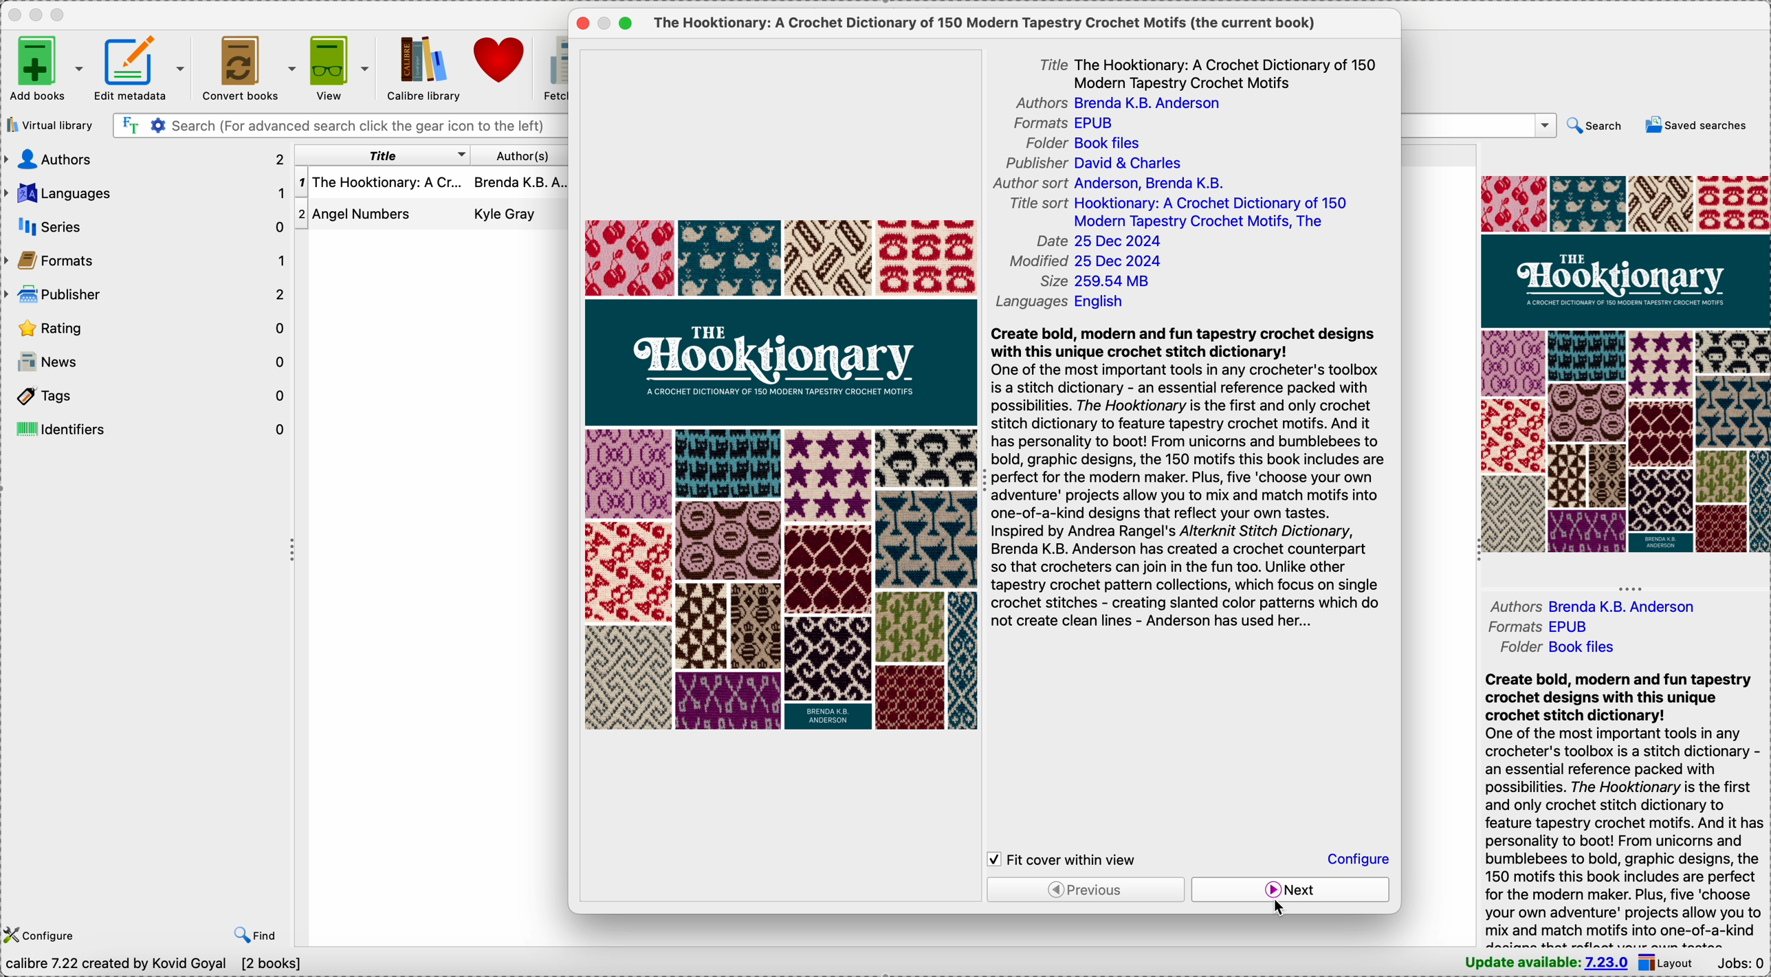 This screenshot has height=977, width=1771. I want to click on title sort, so click(1179, 214).